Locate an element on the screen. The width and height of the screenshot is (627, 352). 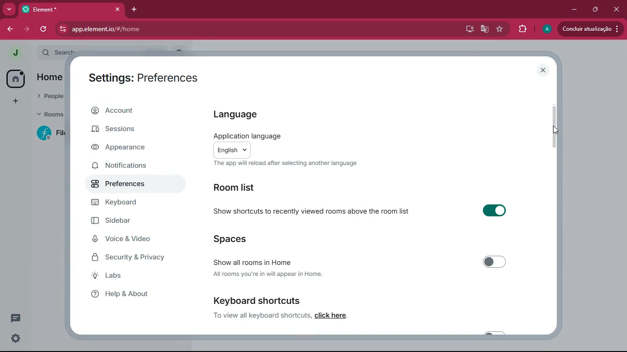
filecoin lotus implementation is located at coordinates (49, 133).